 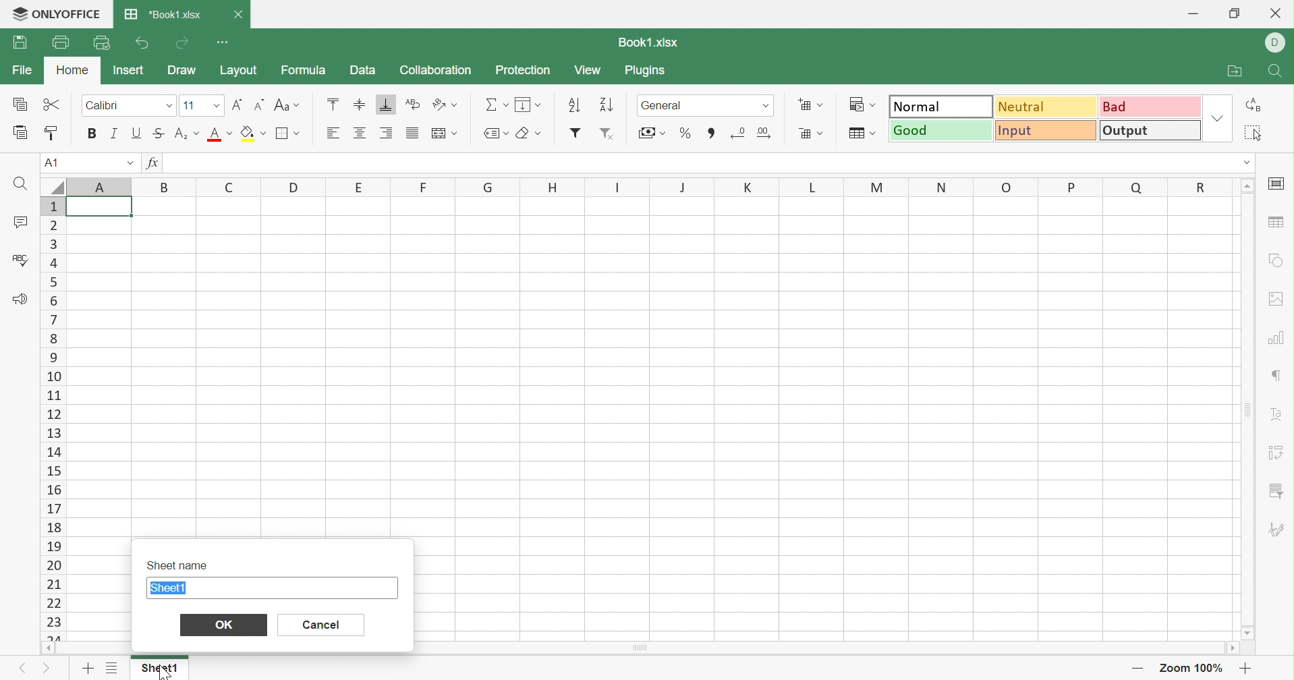 What do you see at coordinates (1046, 107) in the screenshot?
I see `Neutral` at bounding box center [1046, 107].